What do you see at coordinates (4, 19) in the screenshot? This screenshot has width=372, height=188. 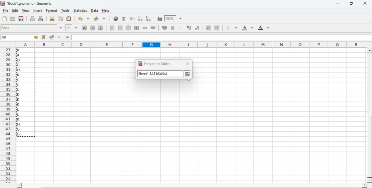 I see `new` at bounding box center [4, 19].